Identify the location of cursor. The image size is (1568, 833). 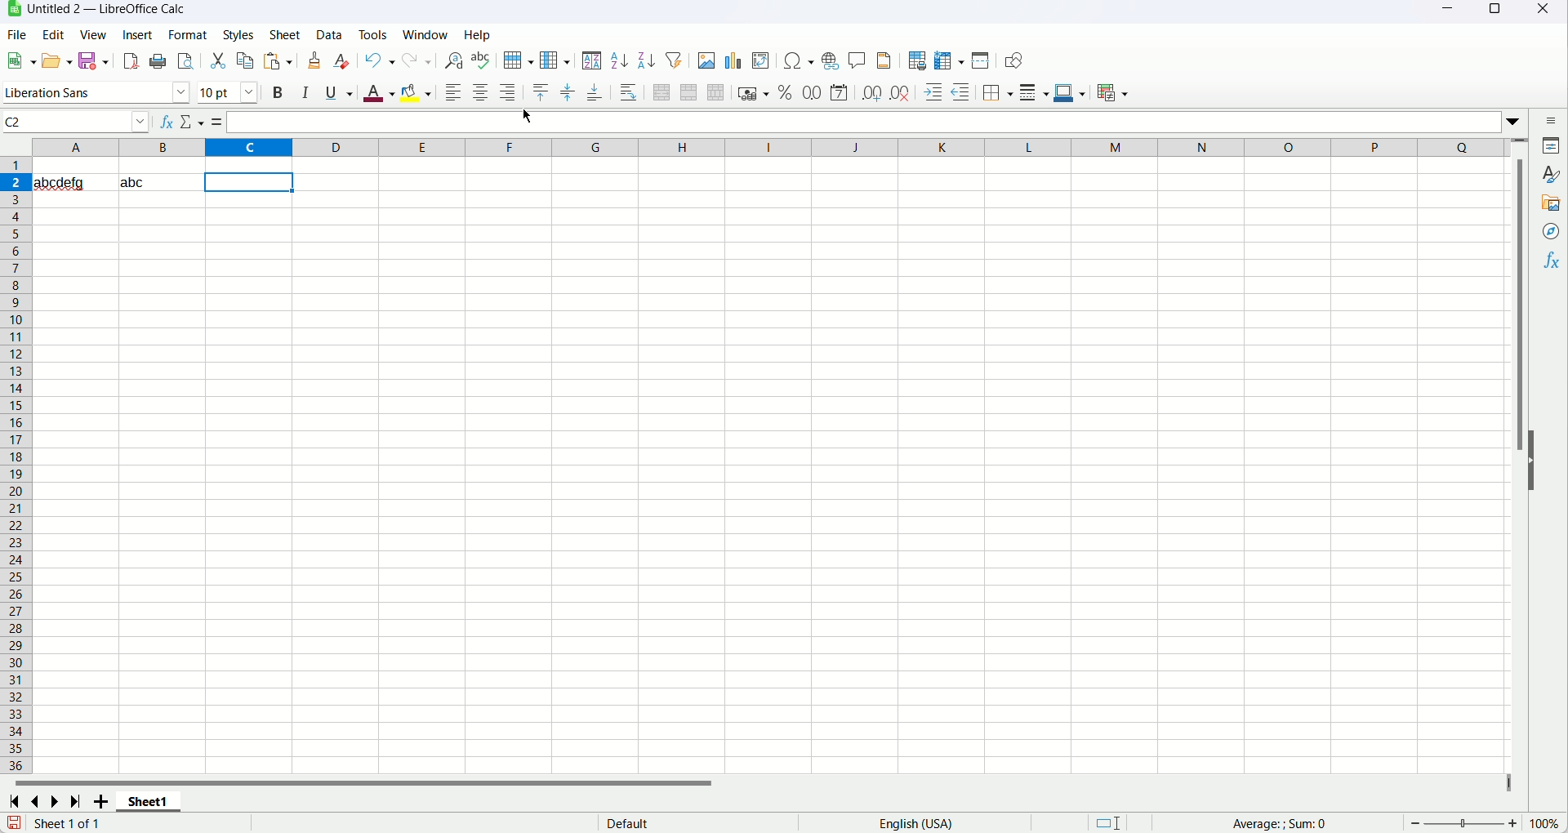
(528, 115).